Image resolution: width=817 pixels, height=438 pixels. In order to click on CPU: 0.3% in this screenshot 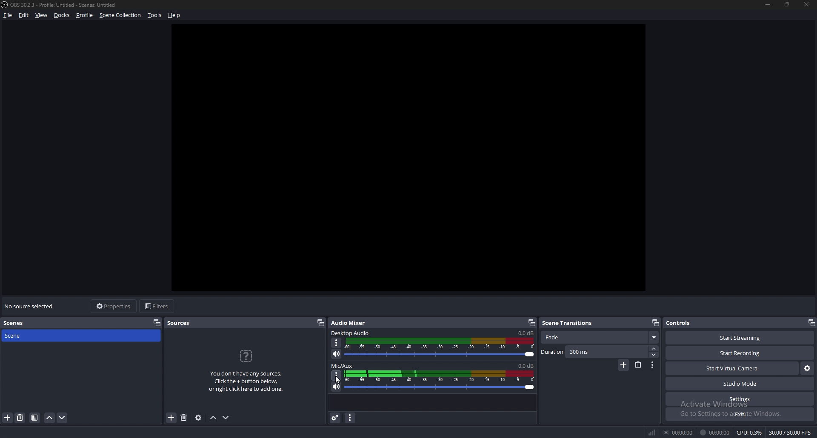, I will do `click(750, 433)`.